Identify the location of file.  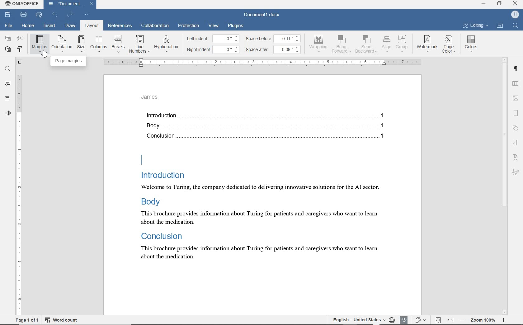
(9, 25).